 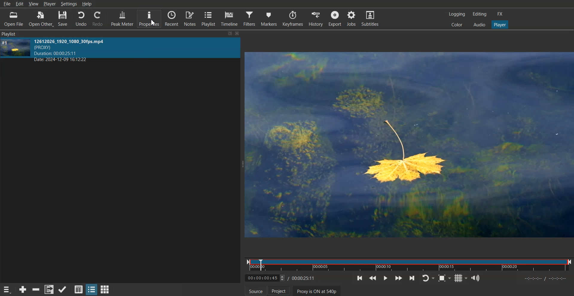 I want to click on Keyframes, so click(x=293, y=18).